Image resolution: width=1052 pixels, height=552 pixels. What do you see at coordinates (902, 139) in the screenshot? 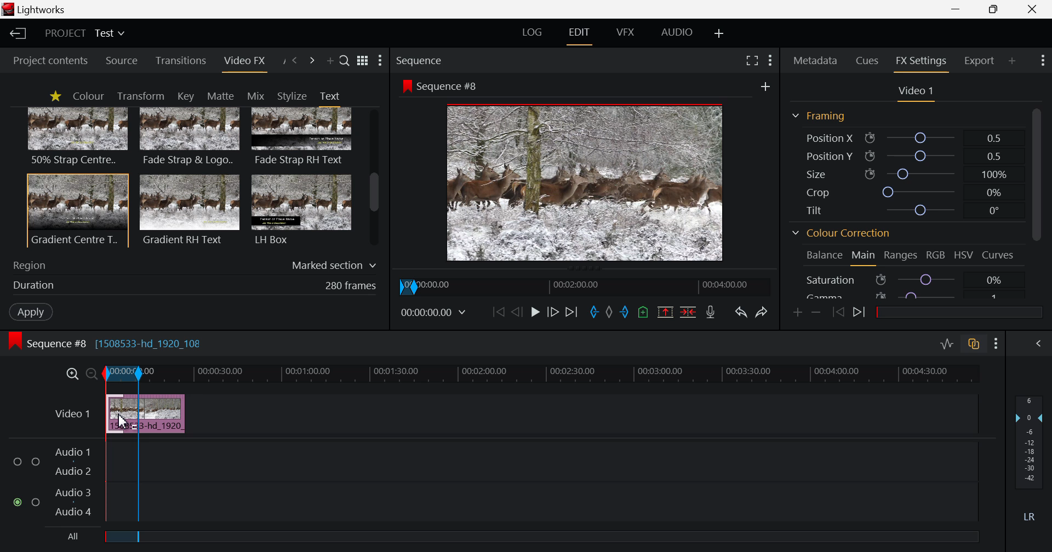
I see `Position X` at bounding box center [902, 139].